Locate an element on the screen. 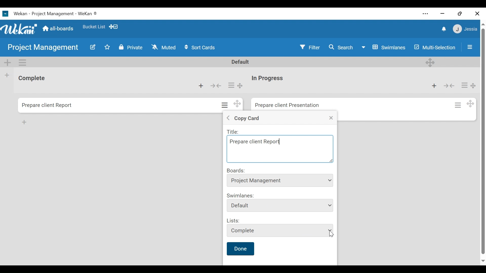  Multi-Selection is located at coordinates (436, 47).